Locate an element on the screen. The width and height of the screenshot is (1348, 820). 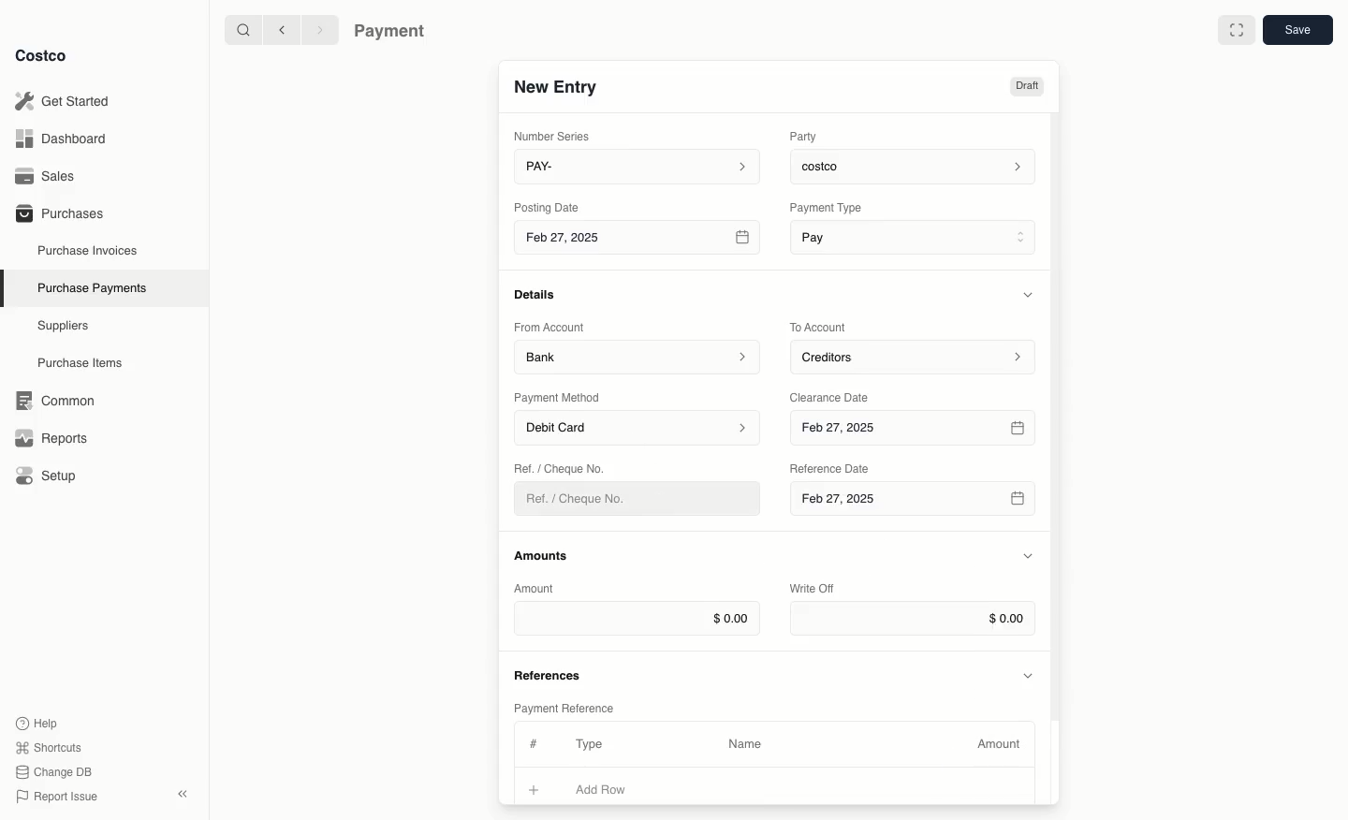
References is located at coordinates (550, 673).